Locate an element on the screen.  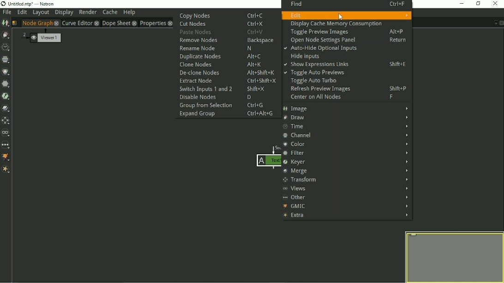
Draw is located at coordinates (6, 35).